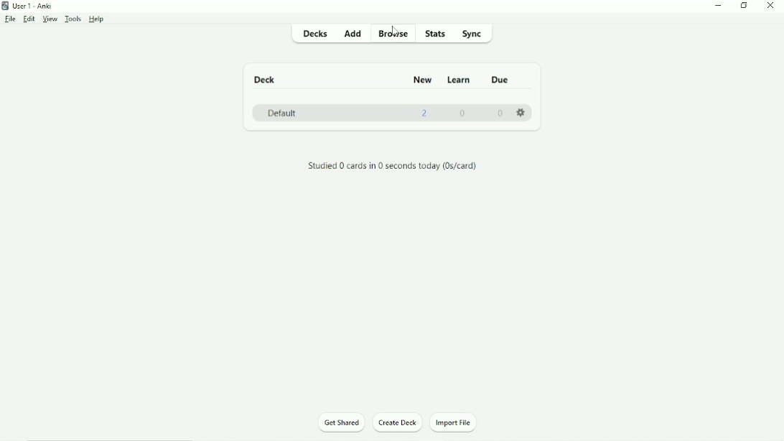  Describe the element at coordinates (73, 19) in the screenshot. I see `Tools` at that location.